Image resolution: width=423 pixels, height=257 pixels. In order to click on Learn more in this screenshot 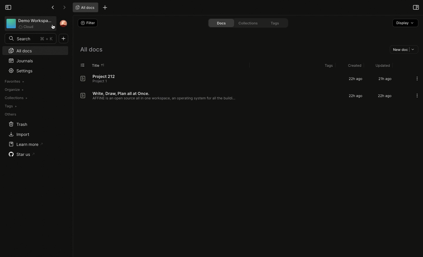, I will do `click(25, 144)`.